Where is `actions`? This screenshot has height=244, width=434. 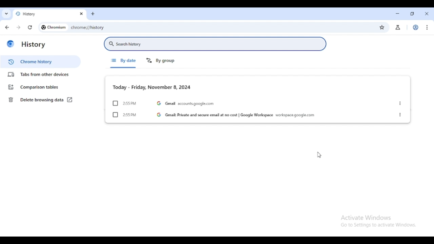 actions is located at coordinates (400, 103).